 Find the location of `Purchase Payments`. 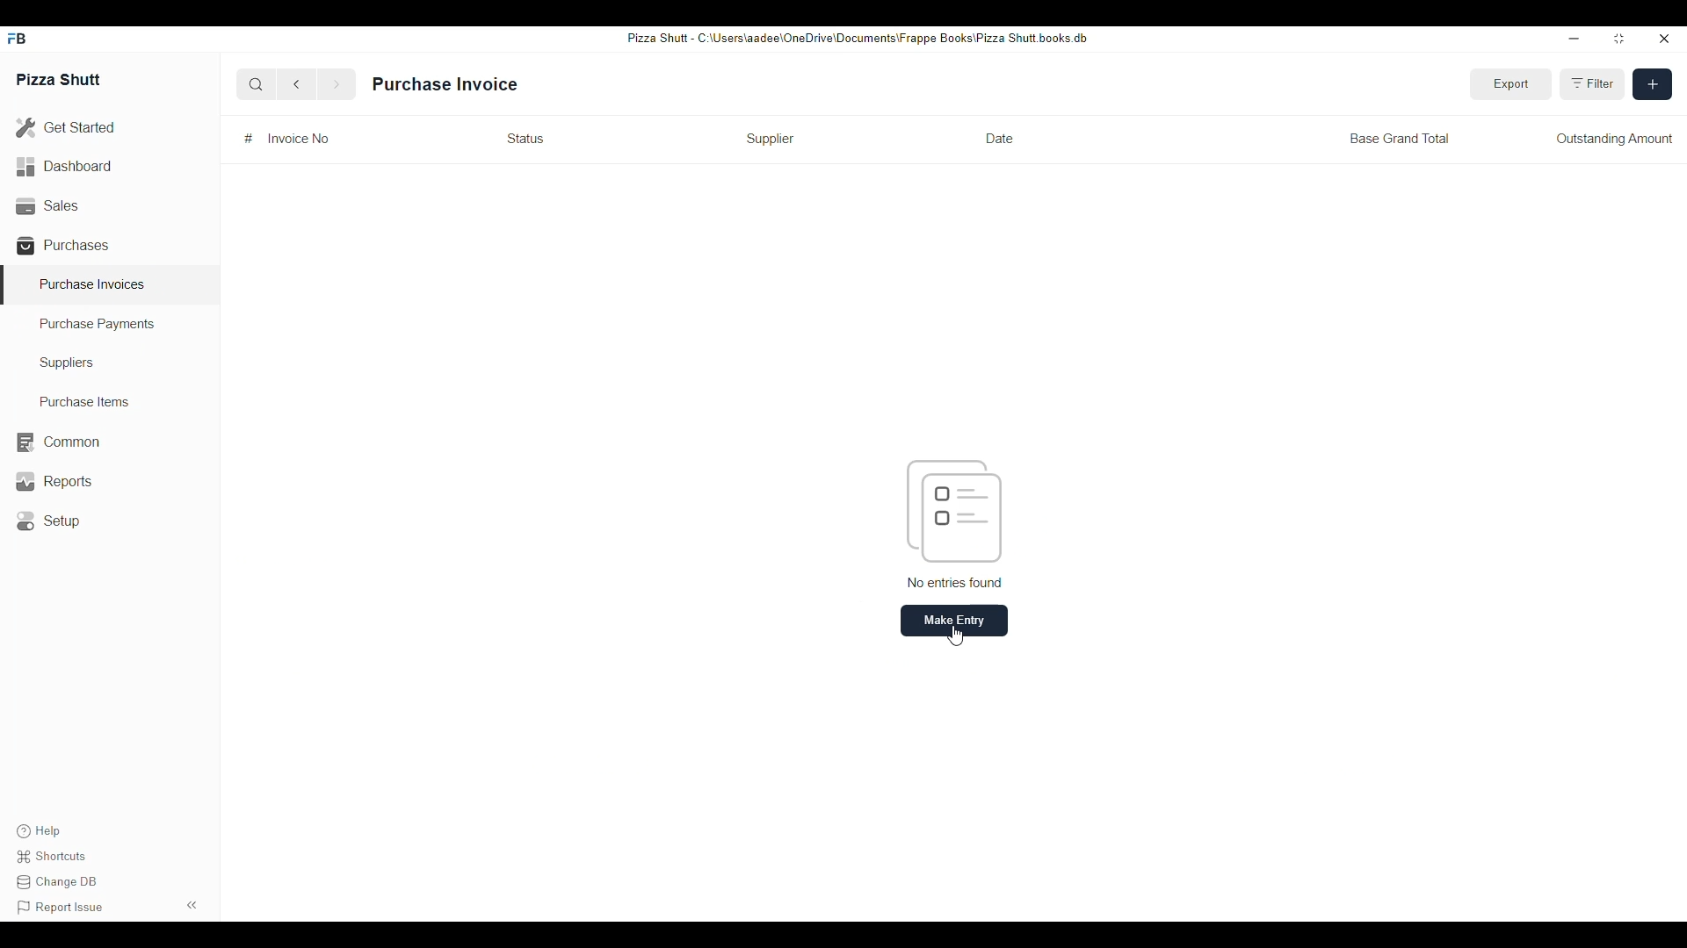

Purchase Payments is located at coordinates (98, 325).